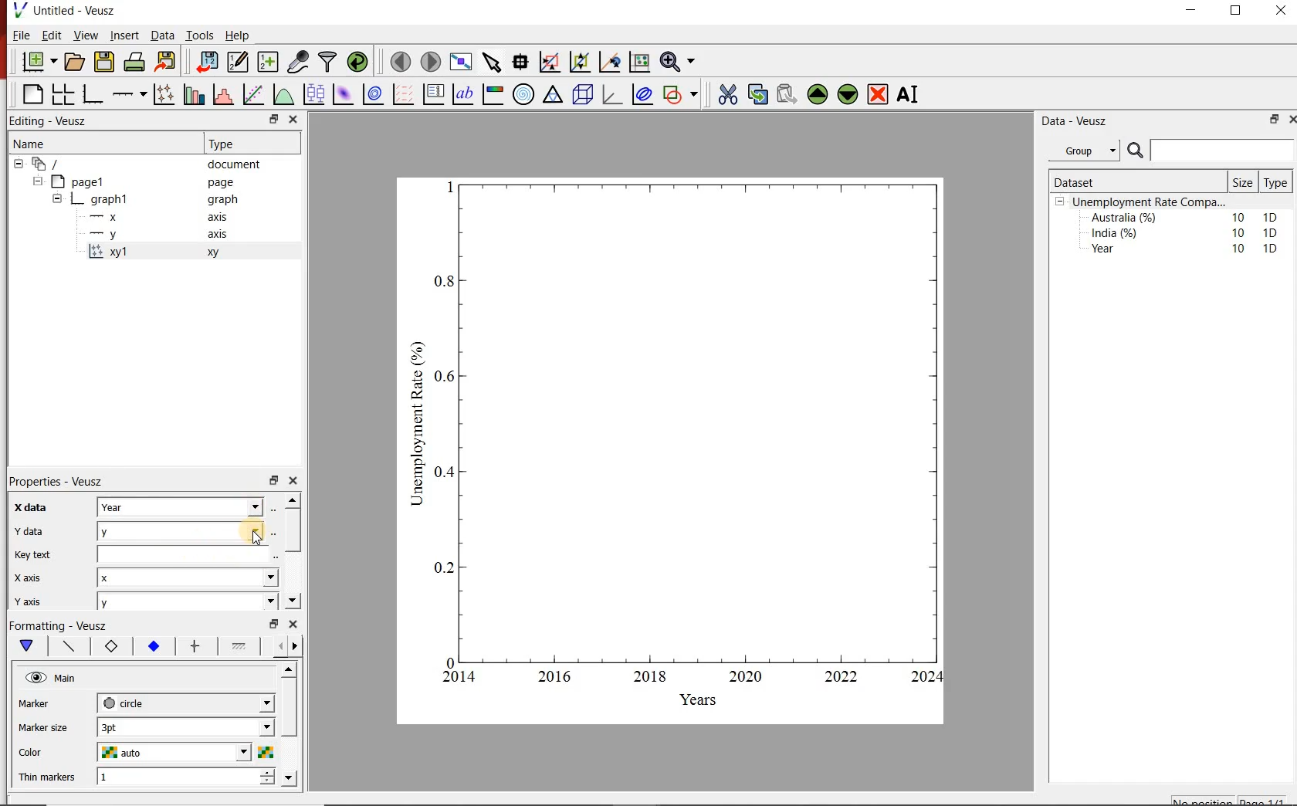 This screenshot has height=806, width=1297. Describe the element at coordinates (878, 94) in the screenshot. I see `remove the widgets` at that location.